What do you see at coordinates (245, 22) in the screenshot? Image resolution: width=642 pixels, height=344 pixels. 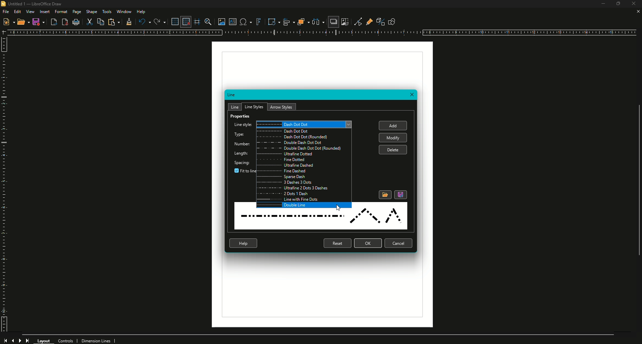 I see `Insert Special Characters` at bounding box center [245, 22].